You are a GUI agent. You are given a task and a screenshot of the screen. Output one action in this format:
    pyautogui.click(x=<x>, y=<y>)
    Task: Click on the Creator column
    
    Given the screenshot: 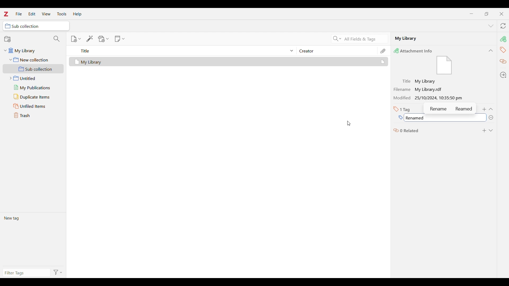 What is the action you would take?
    pyautogui.click(x=337, y=51)
    